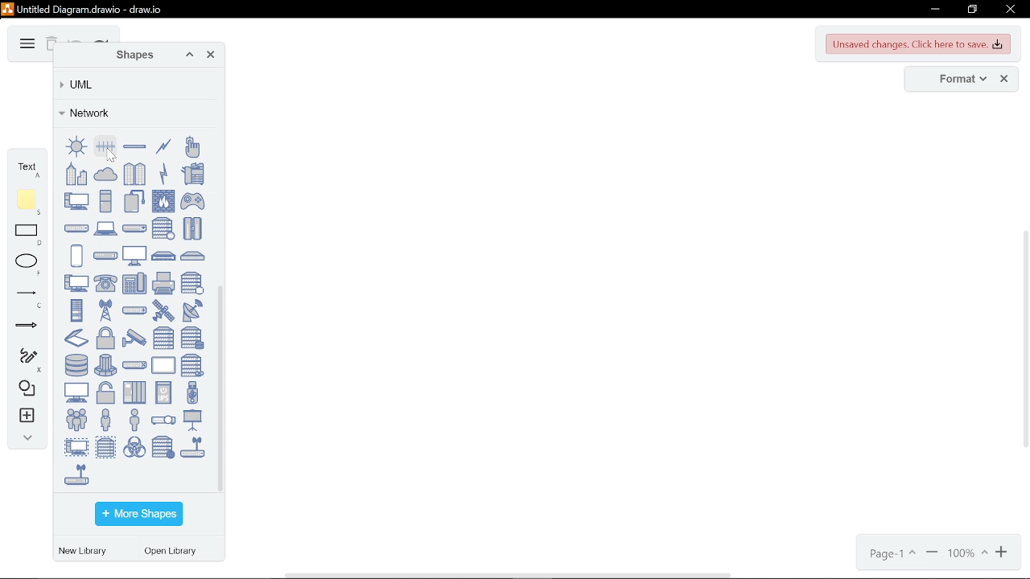 This screenshot has height=579, width=1030. Describe the element at coordinates (24, 389) in the screenshot. I see `shapes` at that location.